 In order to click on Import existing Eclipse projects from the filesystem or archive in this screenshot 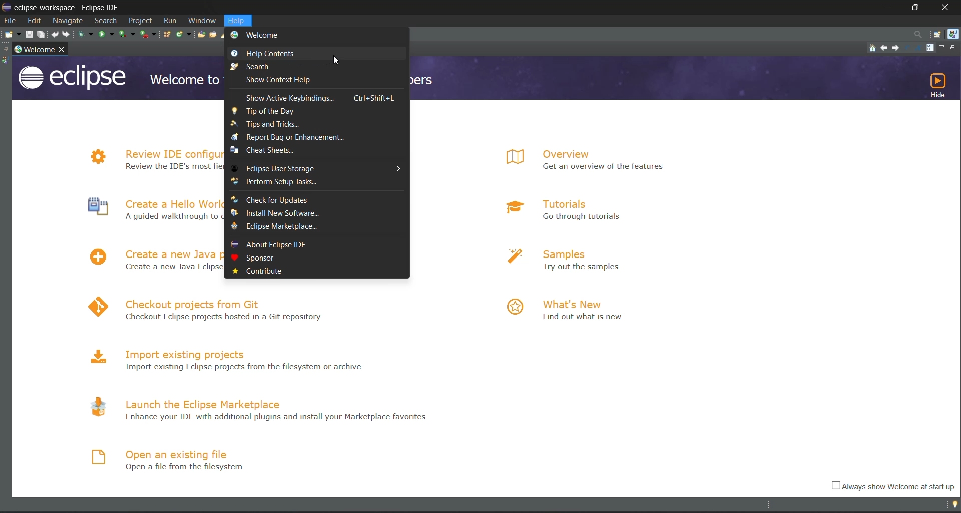, I will do `click(246, 367)`.